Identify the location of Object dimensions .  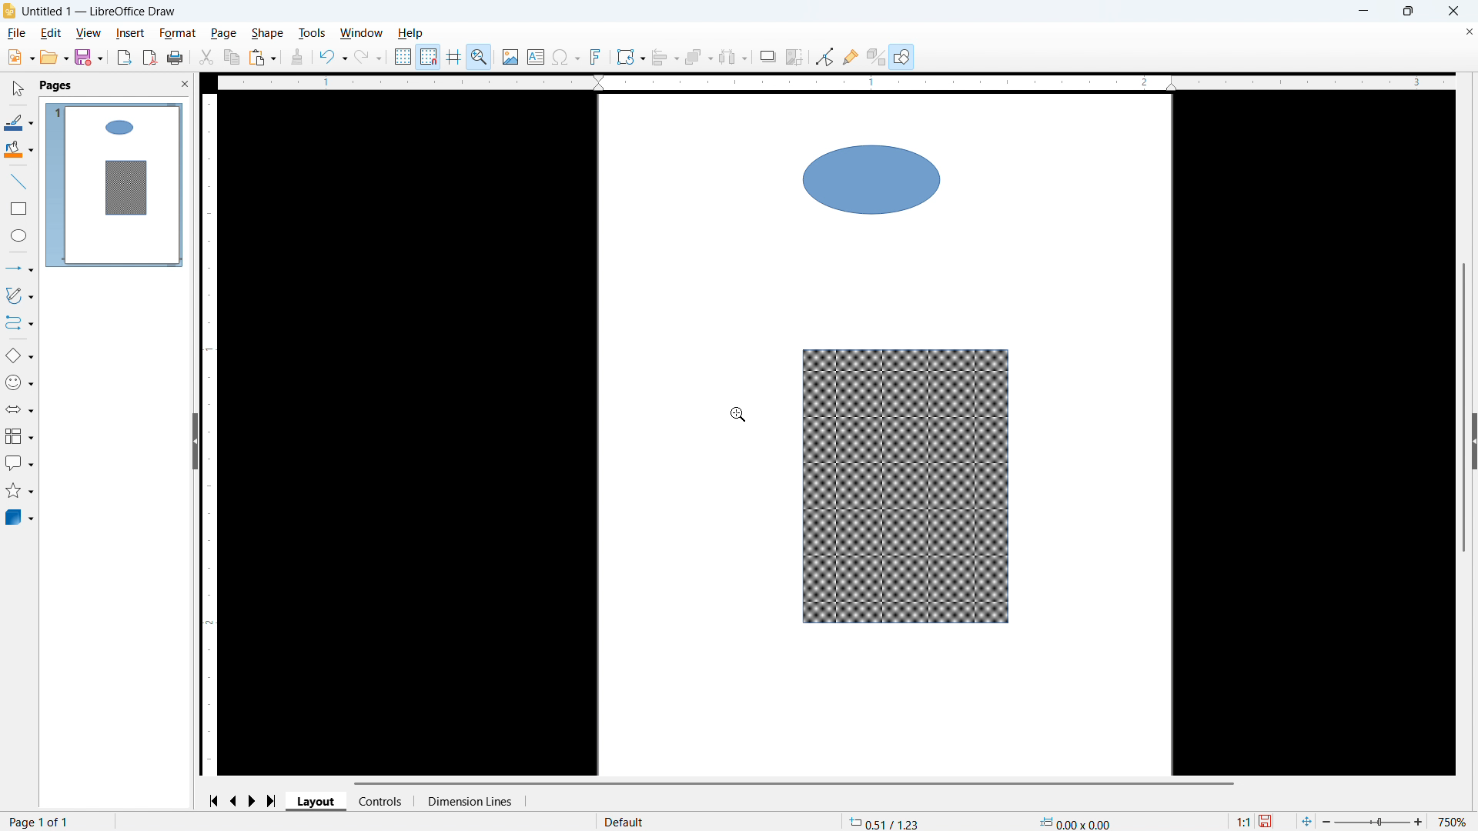
(1075, 822).